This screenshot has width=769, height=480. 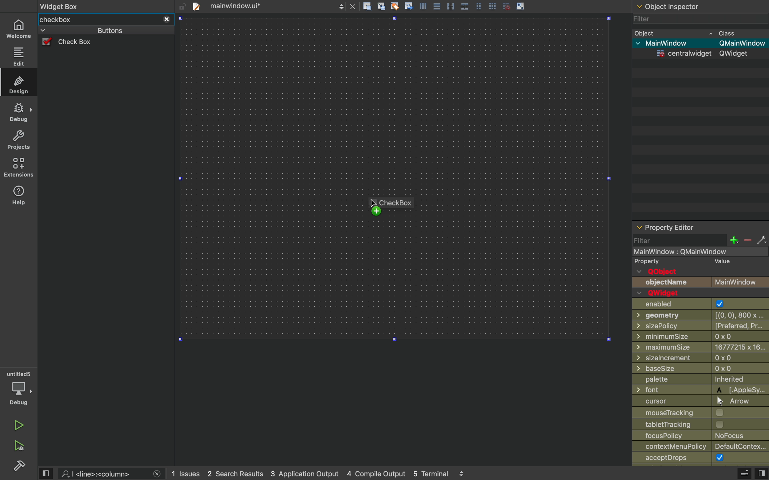 I want to click on settings, so click(x=762, y=241).